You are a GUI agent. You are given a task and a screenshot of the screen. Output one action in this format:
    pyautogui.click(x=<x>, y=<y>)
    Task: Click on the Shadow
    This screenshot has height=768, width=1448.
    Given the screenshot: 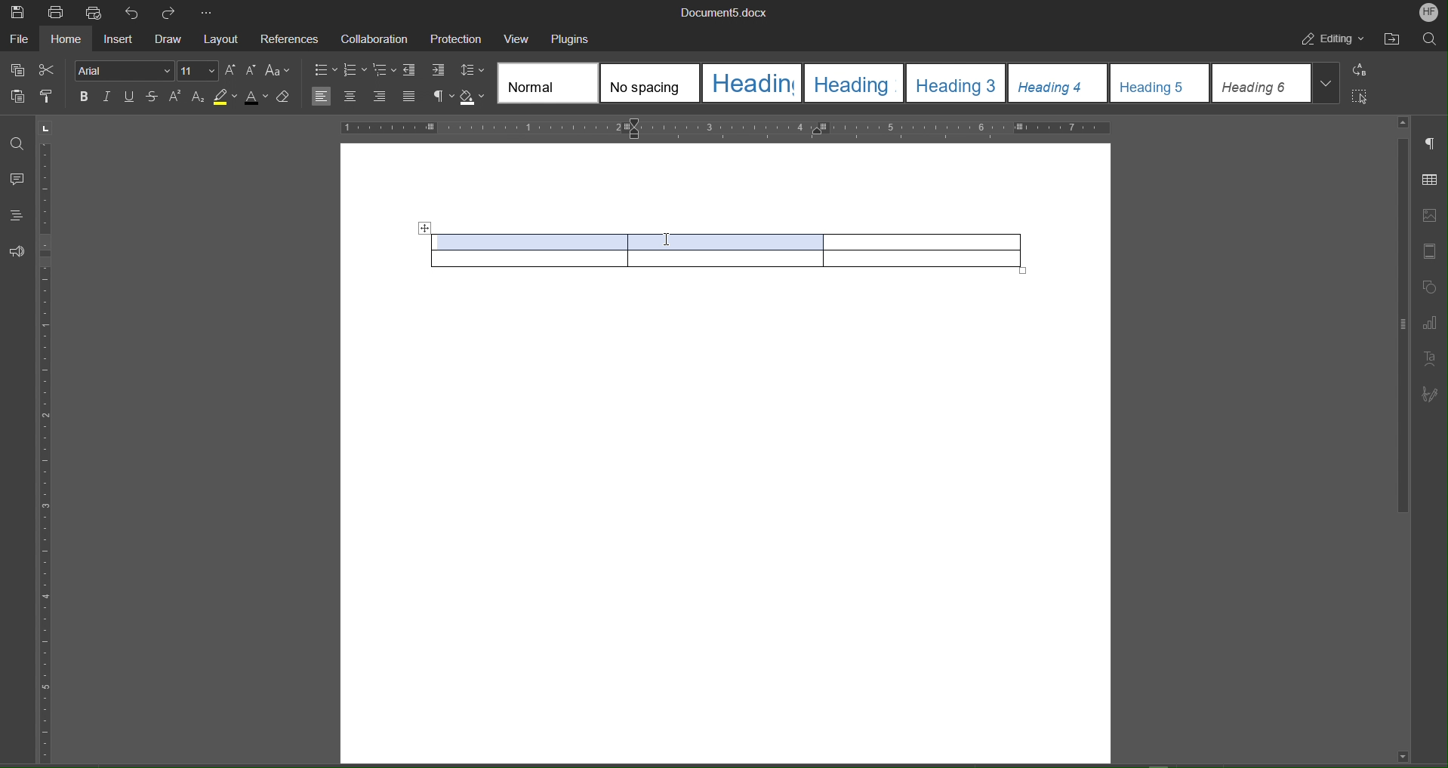 What is the action you would take?
    pyautogui.click(x=475, y=97)
    